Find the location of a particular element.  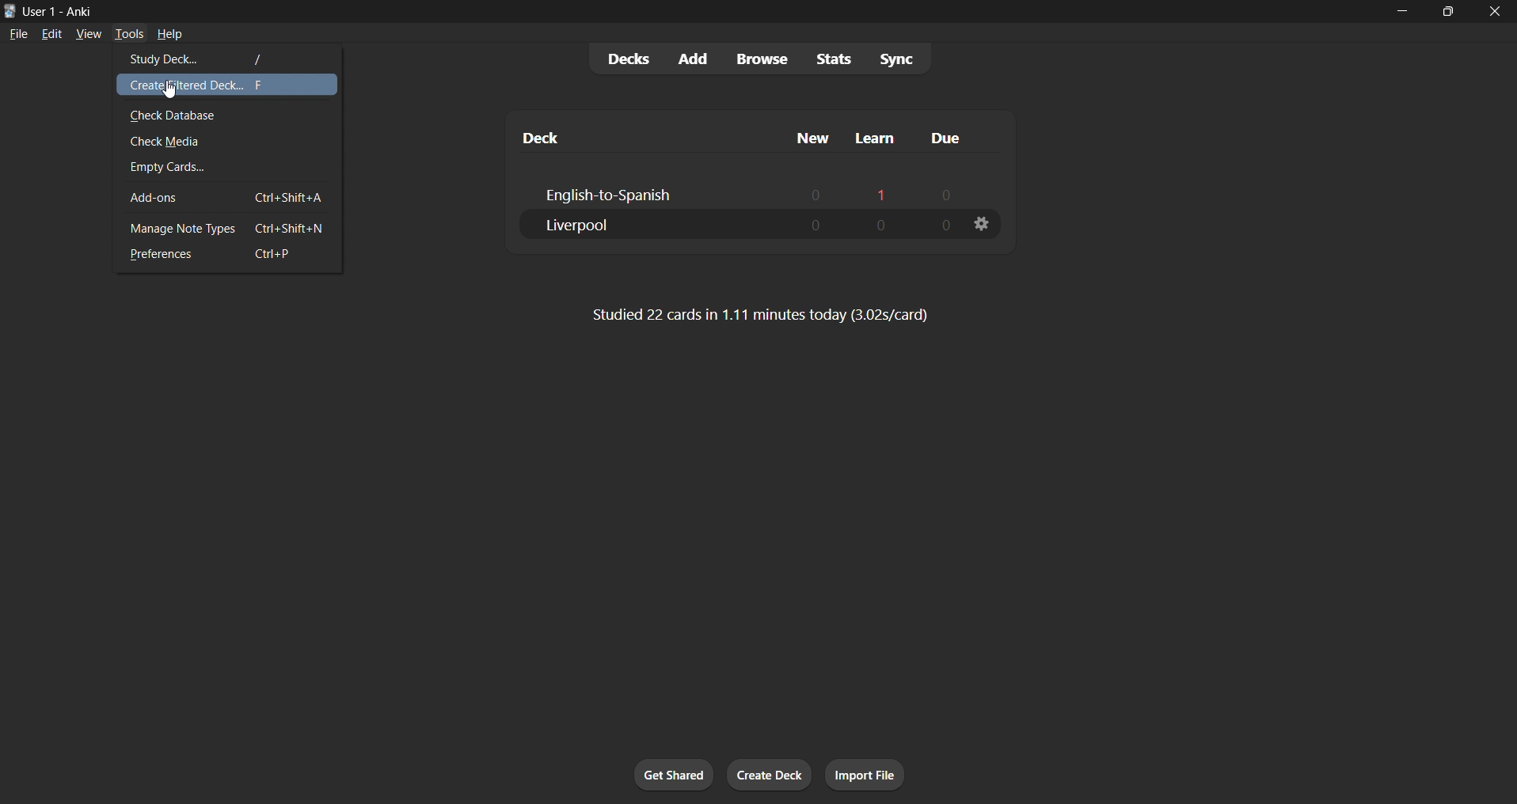

get sharedc is located at coordinates (671, 772).